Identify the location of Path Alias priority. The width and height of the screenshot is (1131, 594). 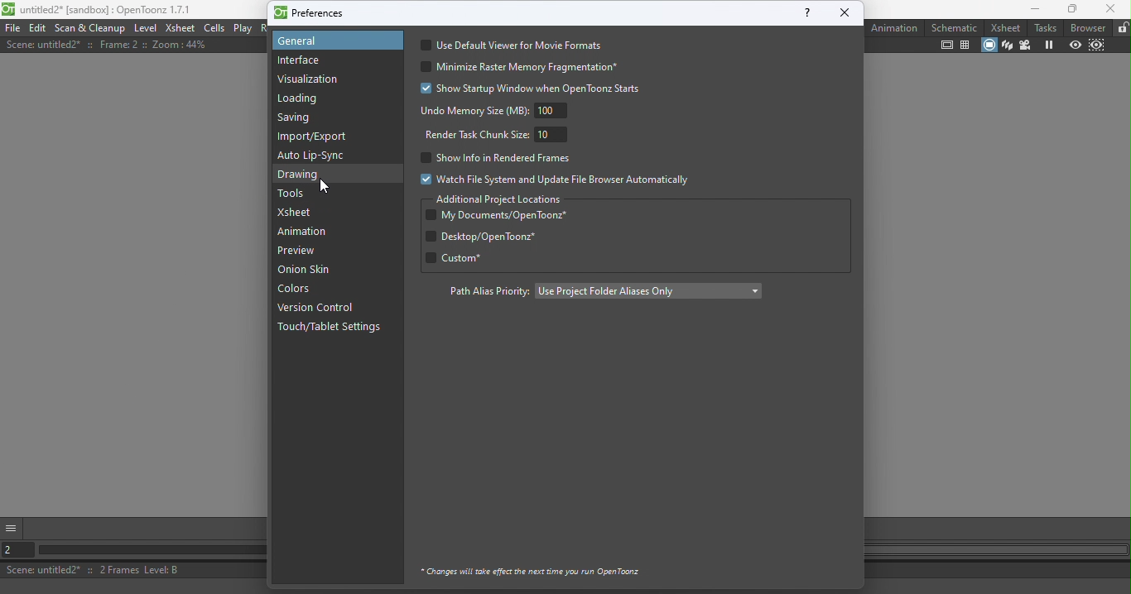
(484, 292).